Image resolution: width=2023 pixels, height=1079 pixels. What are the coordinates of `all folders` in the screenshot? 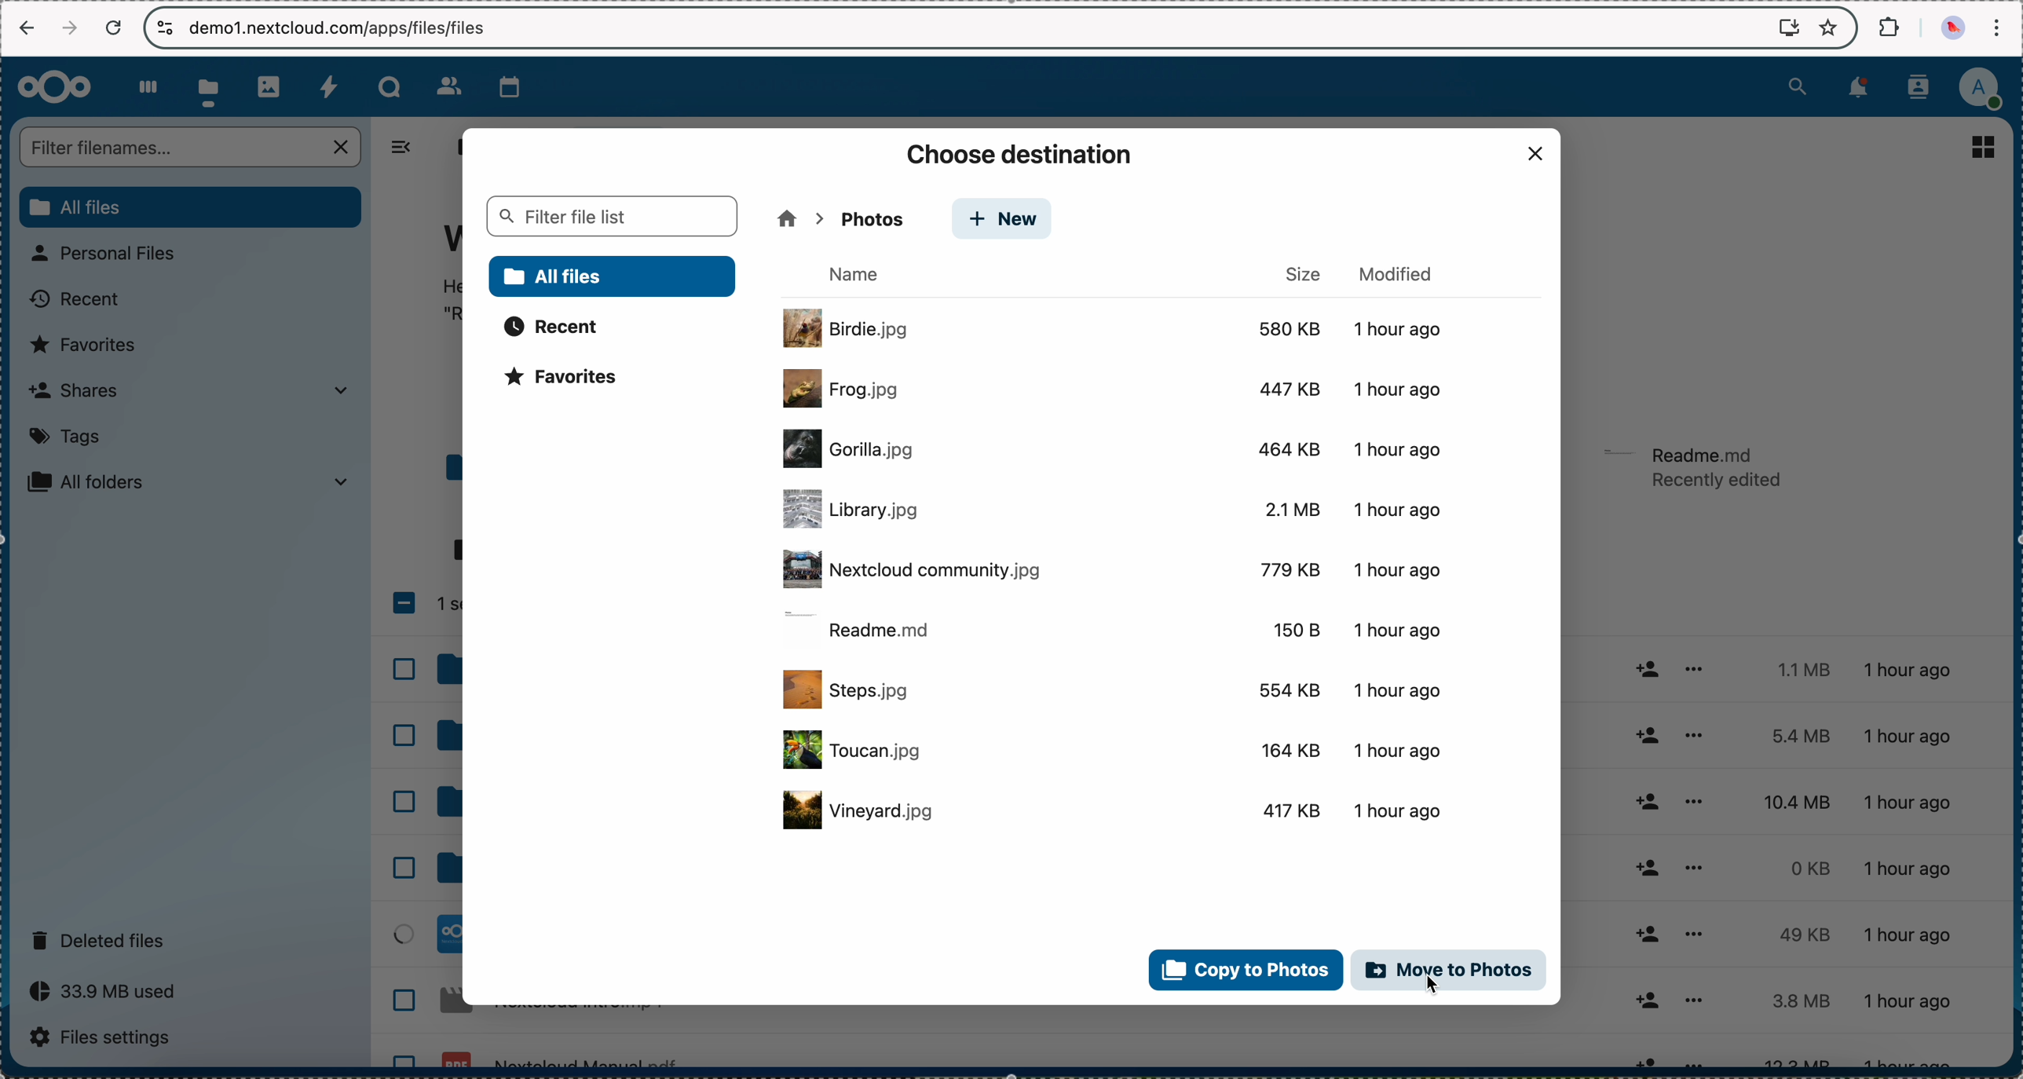 It's located at (189, 484).